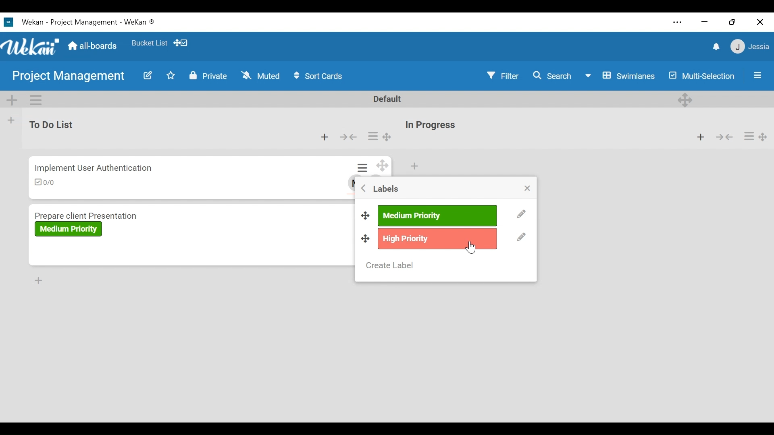 The height and width of the screenshot is (435, 774). What do you see at coordinates (526, 188) in the screenshot?
I see `Close` at bounding box center [526, 188].